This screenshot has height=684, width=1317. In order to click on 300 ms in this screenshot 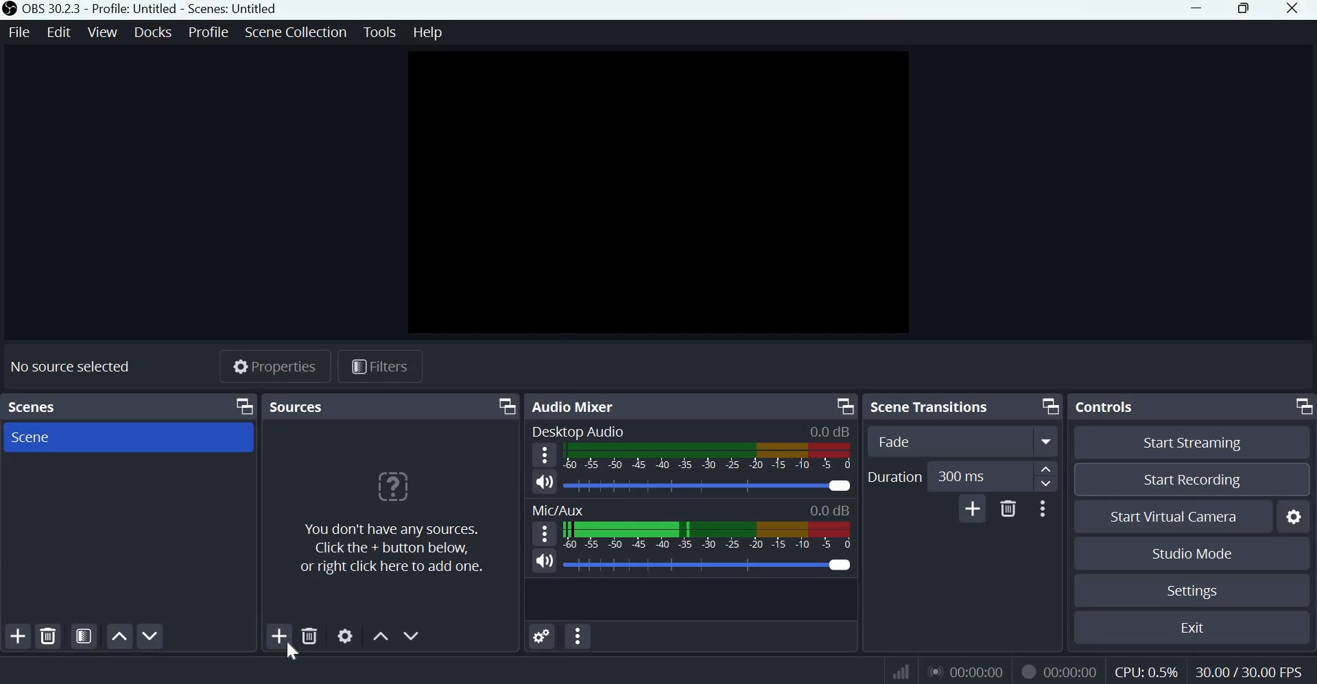, I will do `click(982, 478)`.